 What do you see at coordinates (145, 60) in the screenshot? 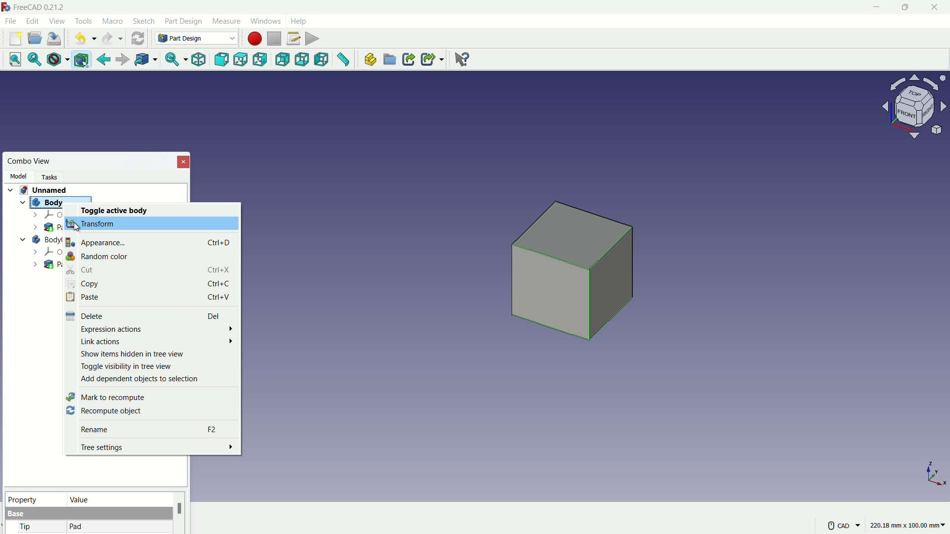
I see `go to linked object` at bounding box center [145, 60].